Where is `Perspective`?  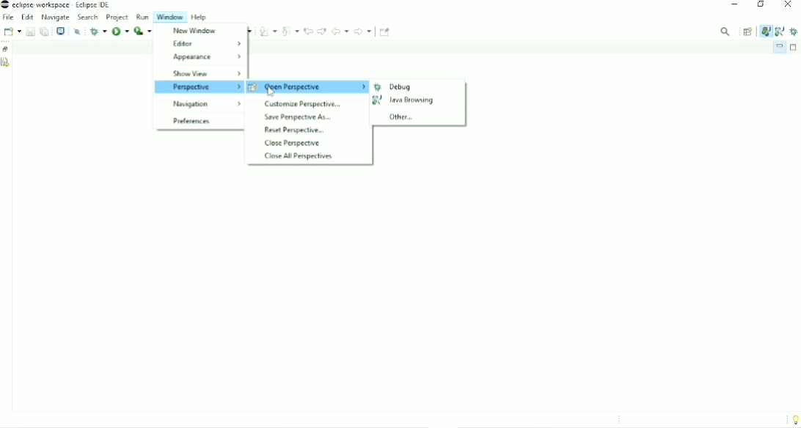
Perspective is located at coordinates (198, 87).